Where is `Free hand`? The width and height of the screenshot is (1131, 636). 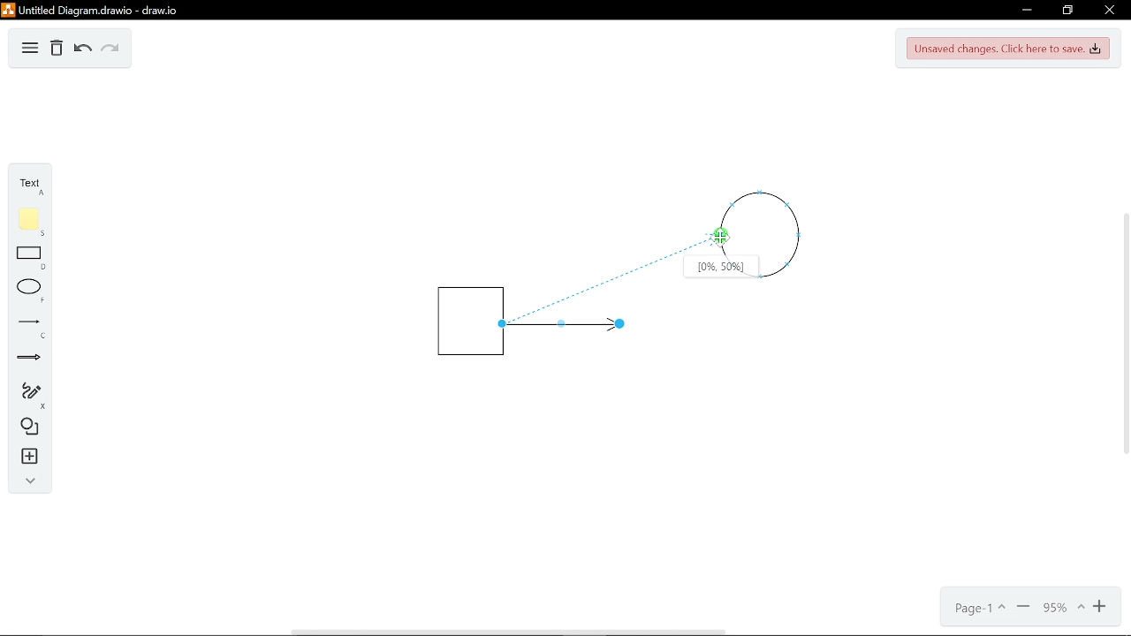
Free hand is located at coordinates (24, 394).